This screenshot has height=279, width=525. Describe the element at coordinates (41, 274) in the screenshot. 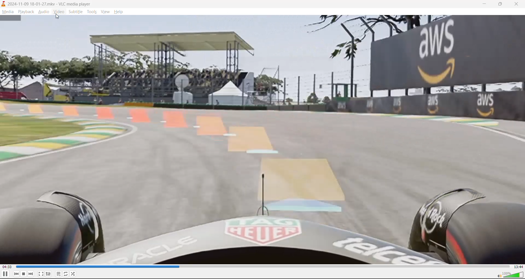

I see `toggle fullscreen` at that location.